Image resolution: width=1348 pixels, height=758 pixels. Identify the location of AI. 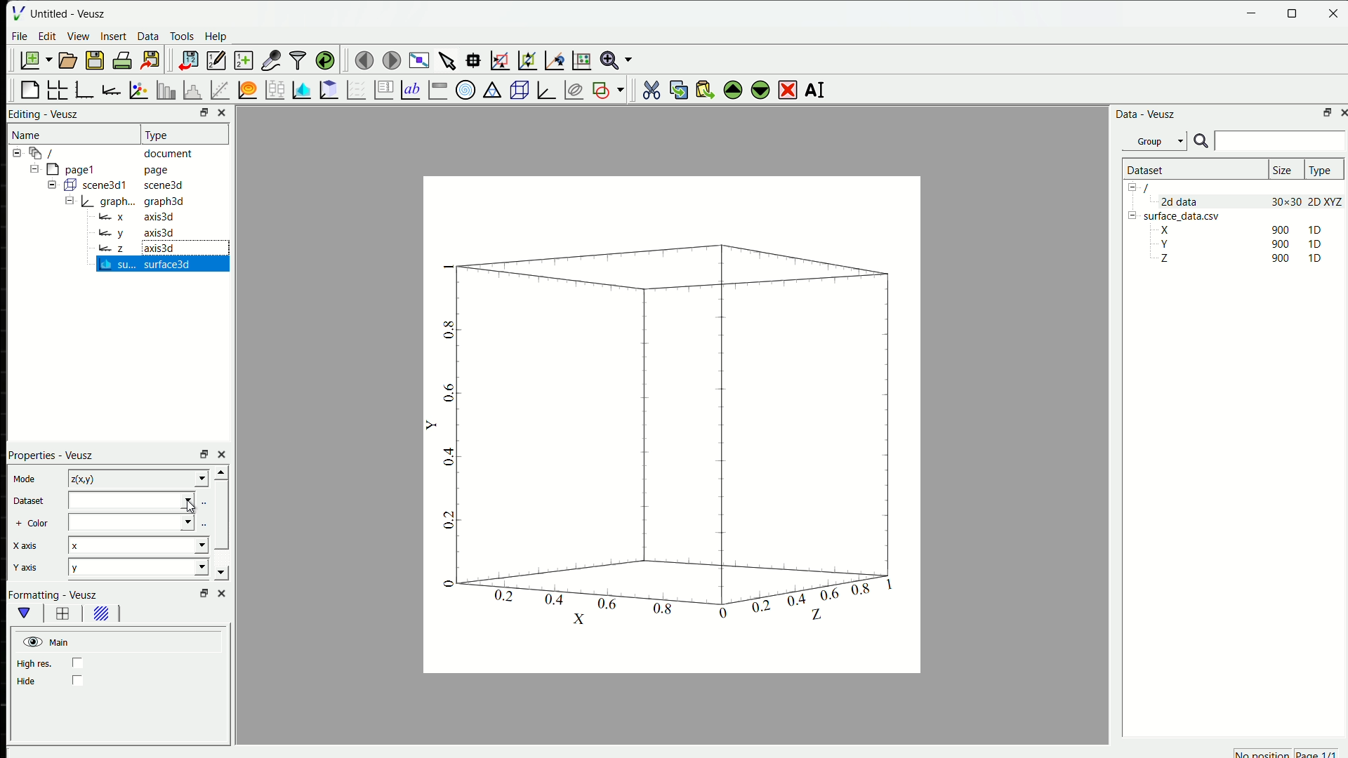
(815, 91).